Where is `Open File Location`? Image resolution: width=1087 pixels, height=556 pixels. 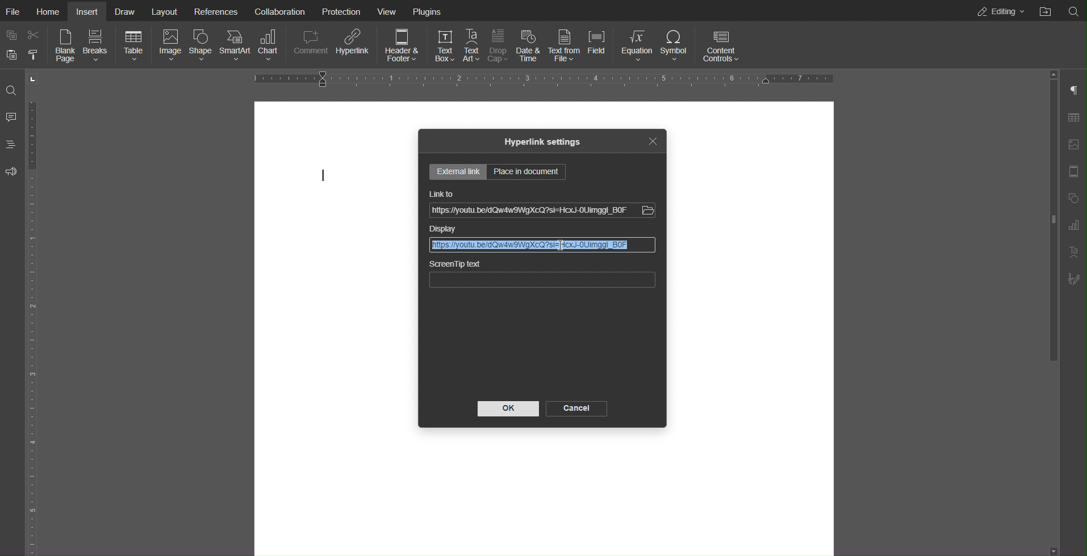
Open File Location is located at coordinates (1046, 11).